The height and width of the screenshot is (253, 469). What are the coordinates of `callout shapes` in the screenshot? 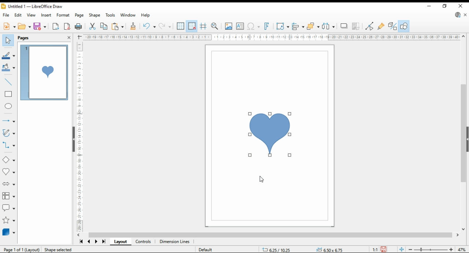 It's located at (9, 206).